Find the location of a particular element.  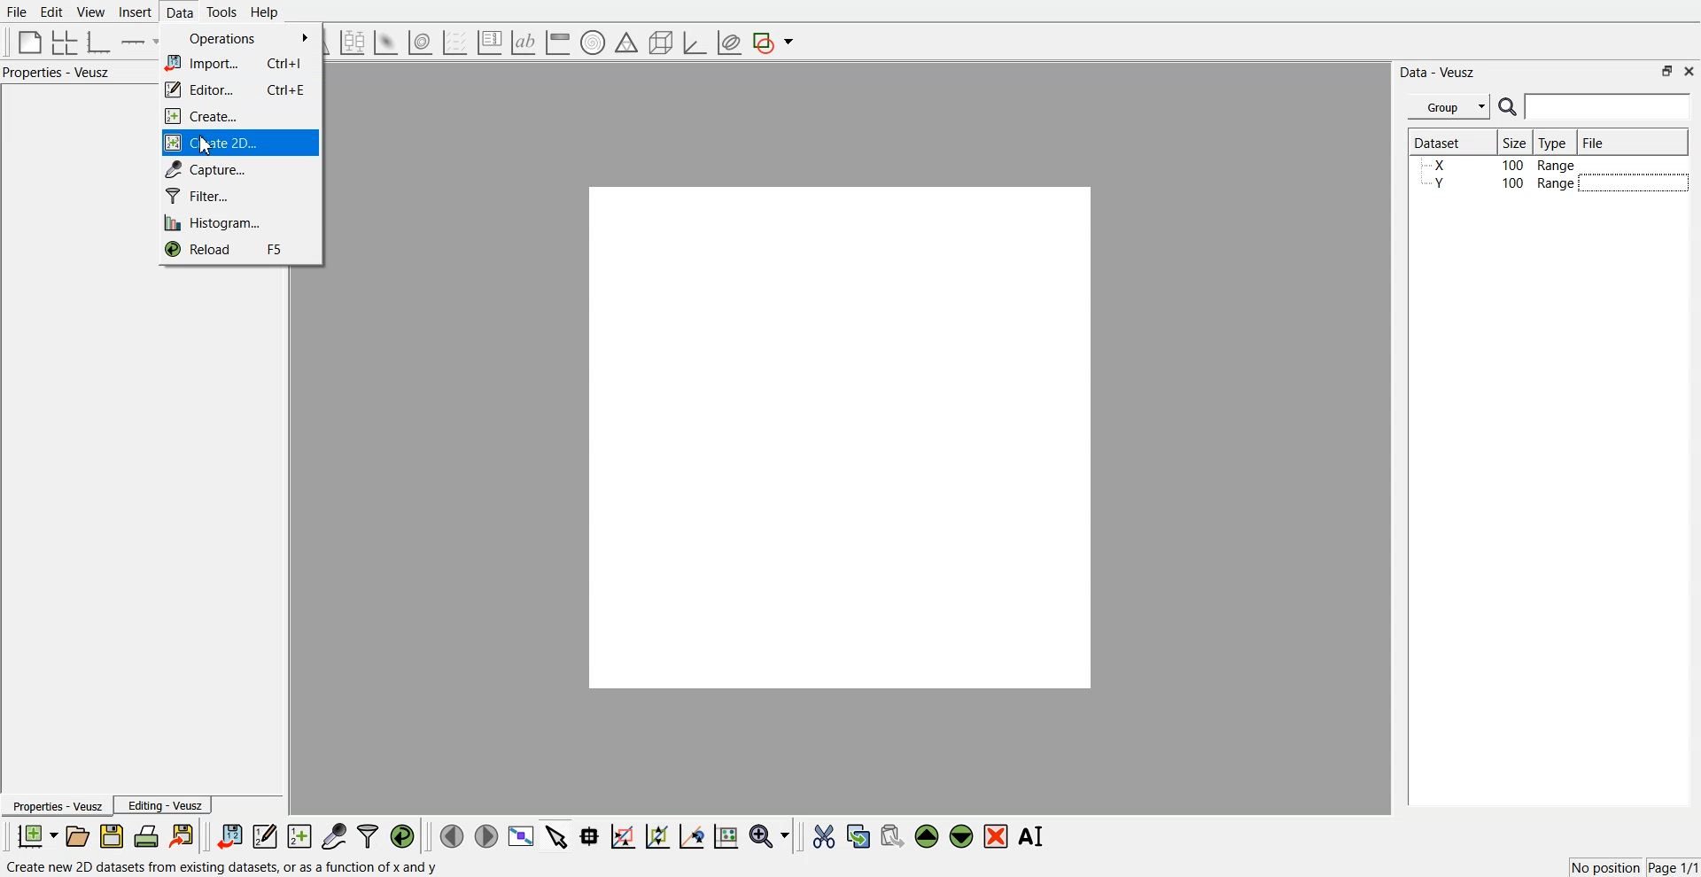

Preview window is located at coordinates (841, 437).